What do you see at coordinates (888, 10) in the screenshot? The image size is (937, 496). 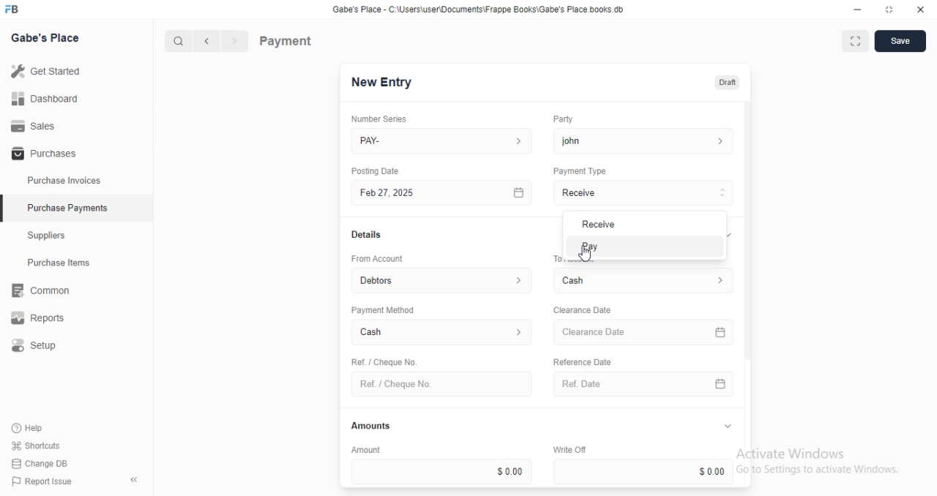 I see `resize` at bounding box center [888, 10].